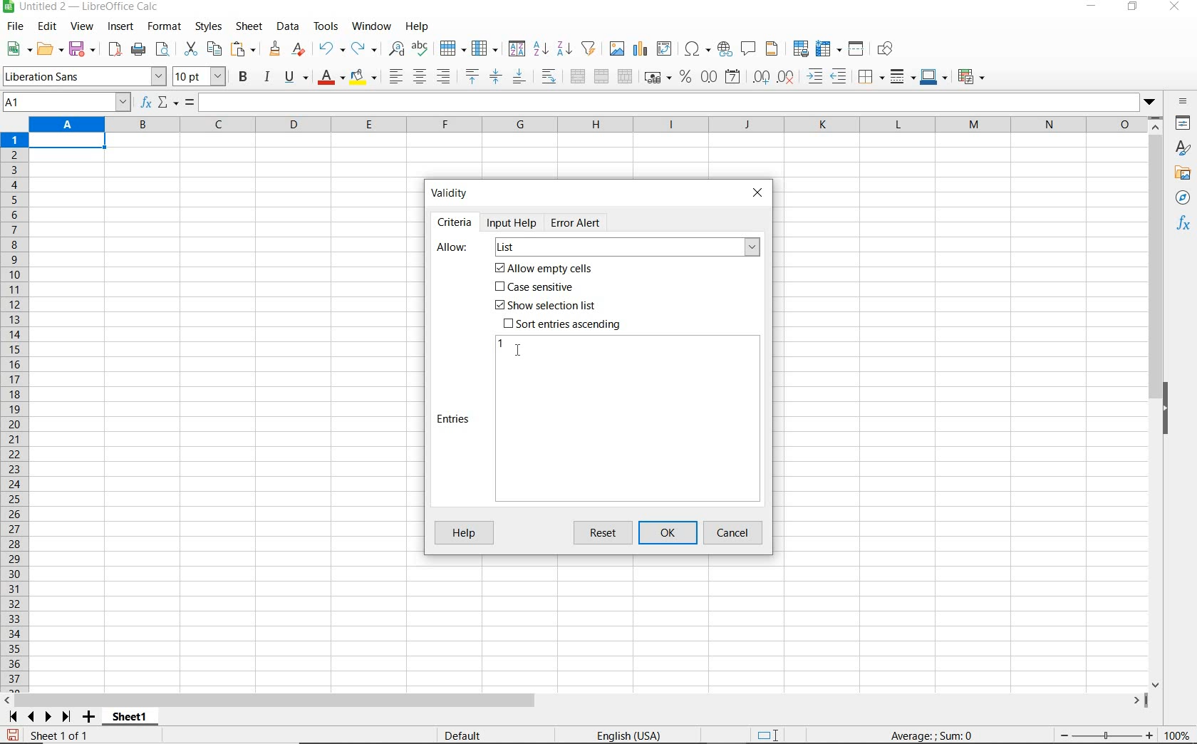 The height and width of the screenshot is (744, 1197). I want to click on functions, so click(1186, 224).